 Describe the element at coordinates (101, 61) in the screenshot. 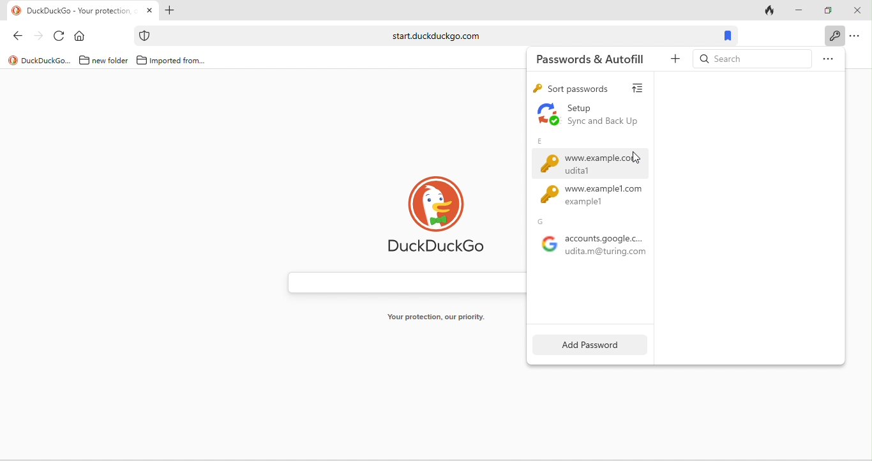

I see `new folder` at that location.